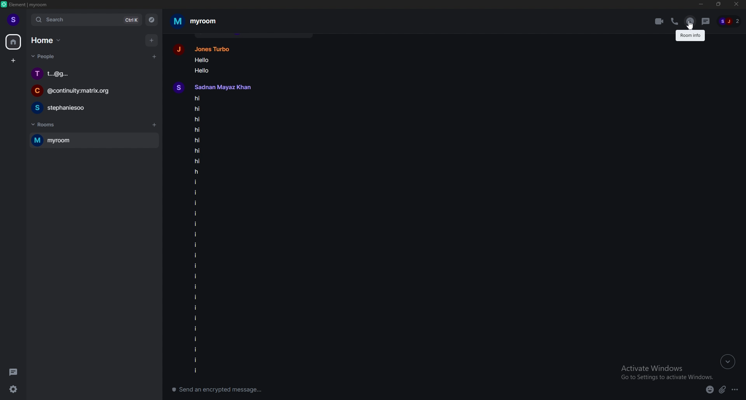 The width and height of the screenshot is (746, 400). Describe the element at coordinates (31, 5) in the screenshot. I see `element` at that location.